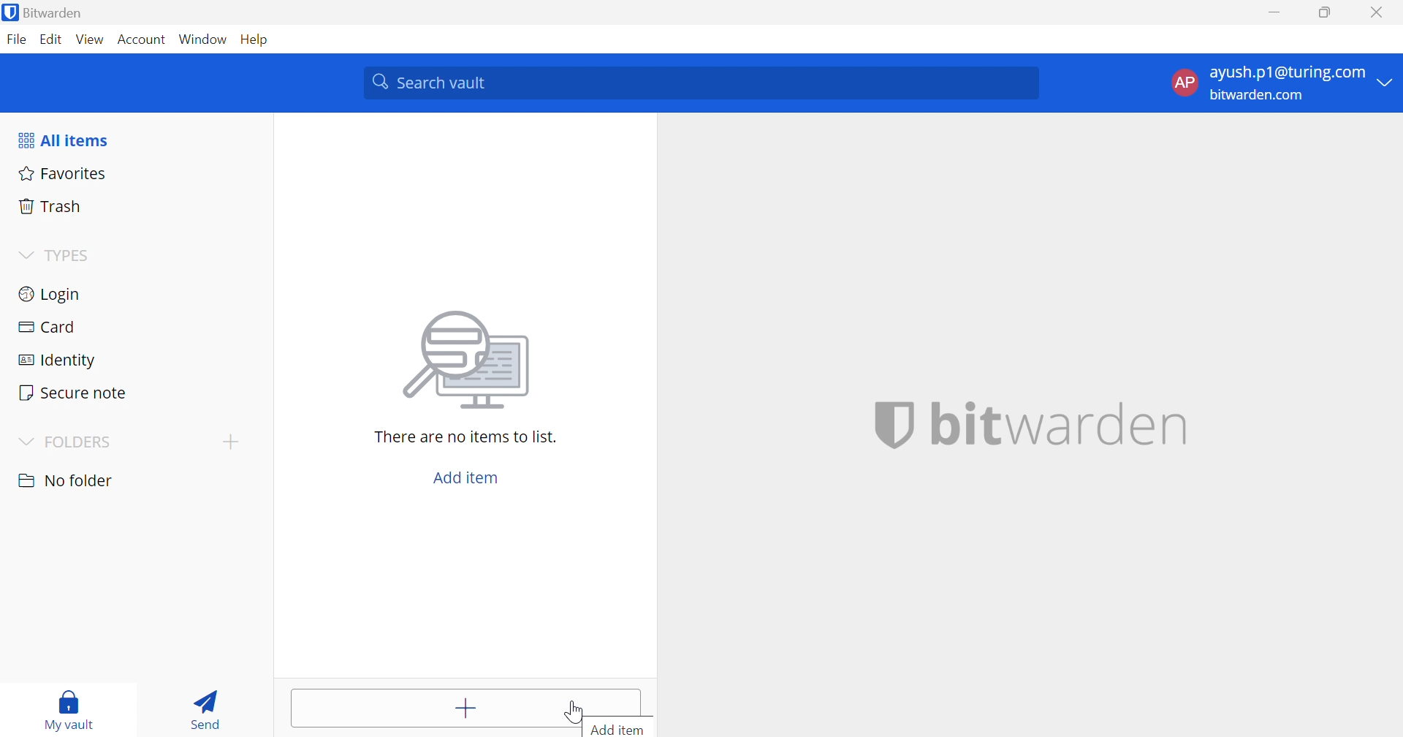  Describe the element at coordinates (50, 204) in the screenshot. I see `Trash` at that location.